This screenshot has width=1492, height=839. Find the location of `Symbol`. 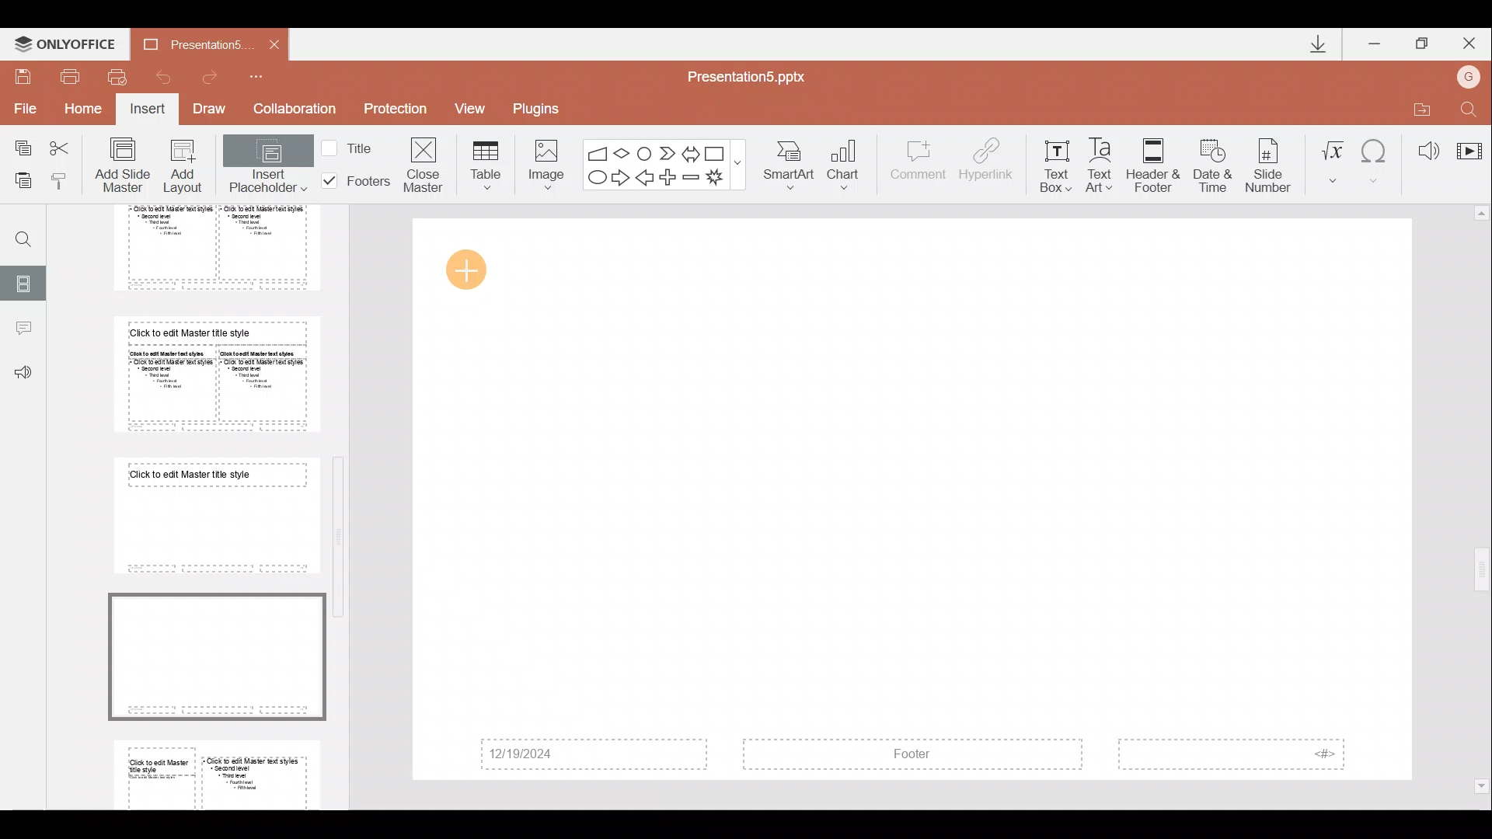

Symbol is located at coordinates (1376, 159).